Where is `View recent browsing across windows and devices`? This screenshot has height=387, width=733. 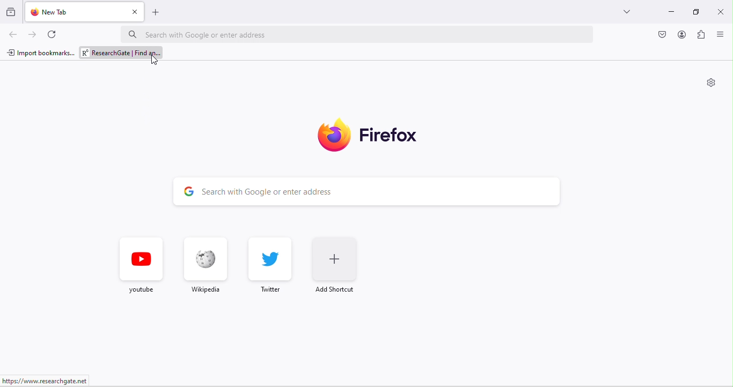
View recent browsing across windows and devices is located at coordinates (12, 13).